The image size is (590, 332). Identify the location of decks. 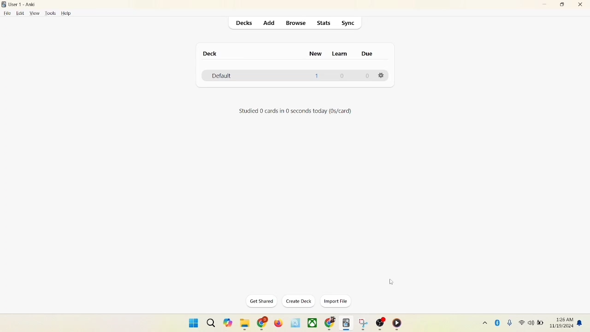
(245, 23).